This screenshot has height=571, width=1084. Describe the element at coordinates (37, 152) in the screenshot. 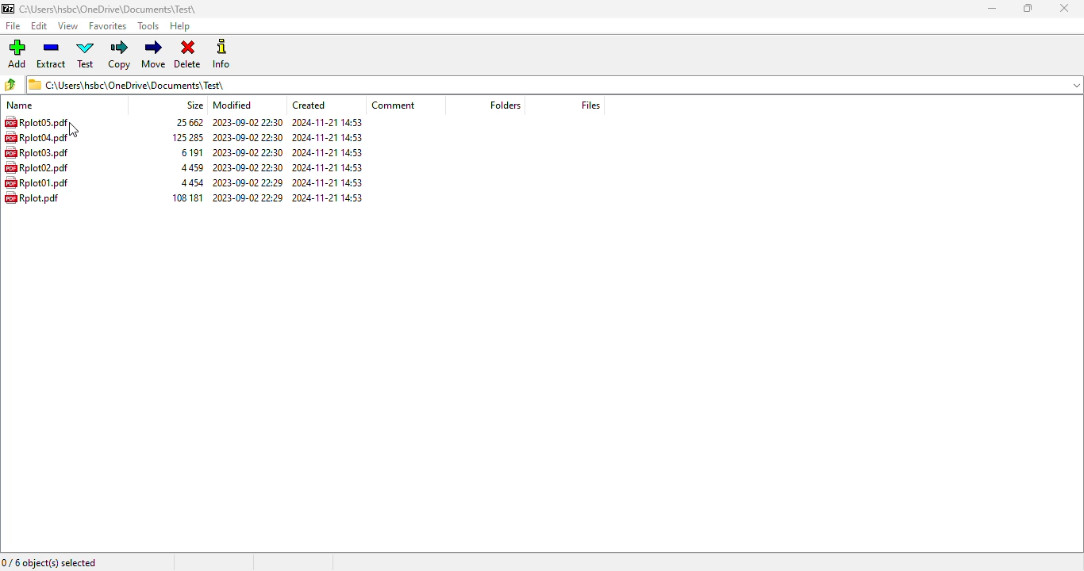

I see `rplot03` at that location.